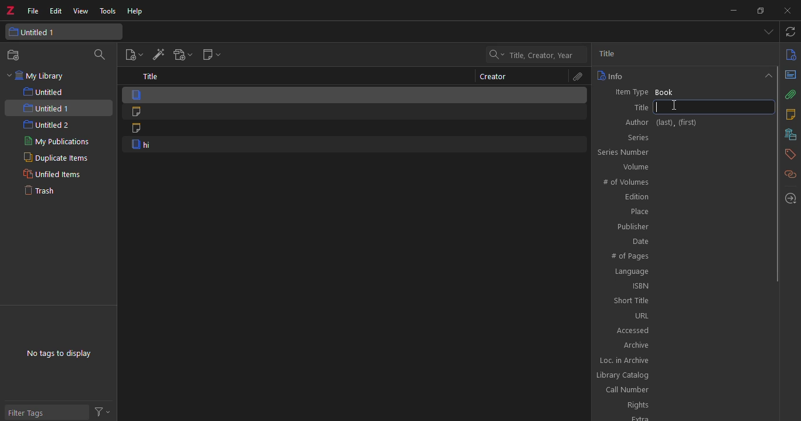 This screenshot has width=801, height=421. Describe the element at coordinates (685, 300) in the screenshot. I see `Short title` at that location.